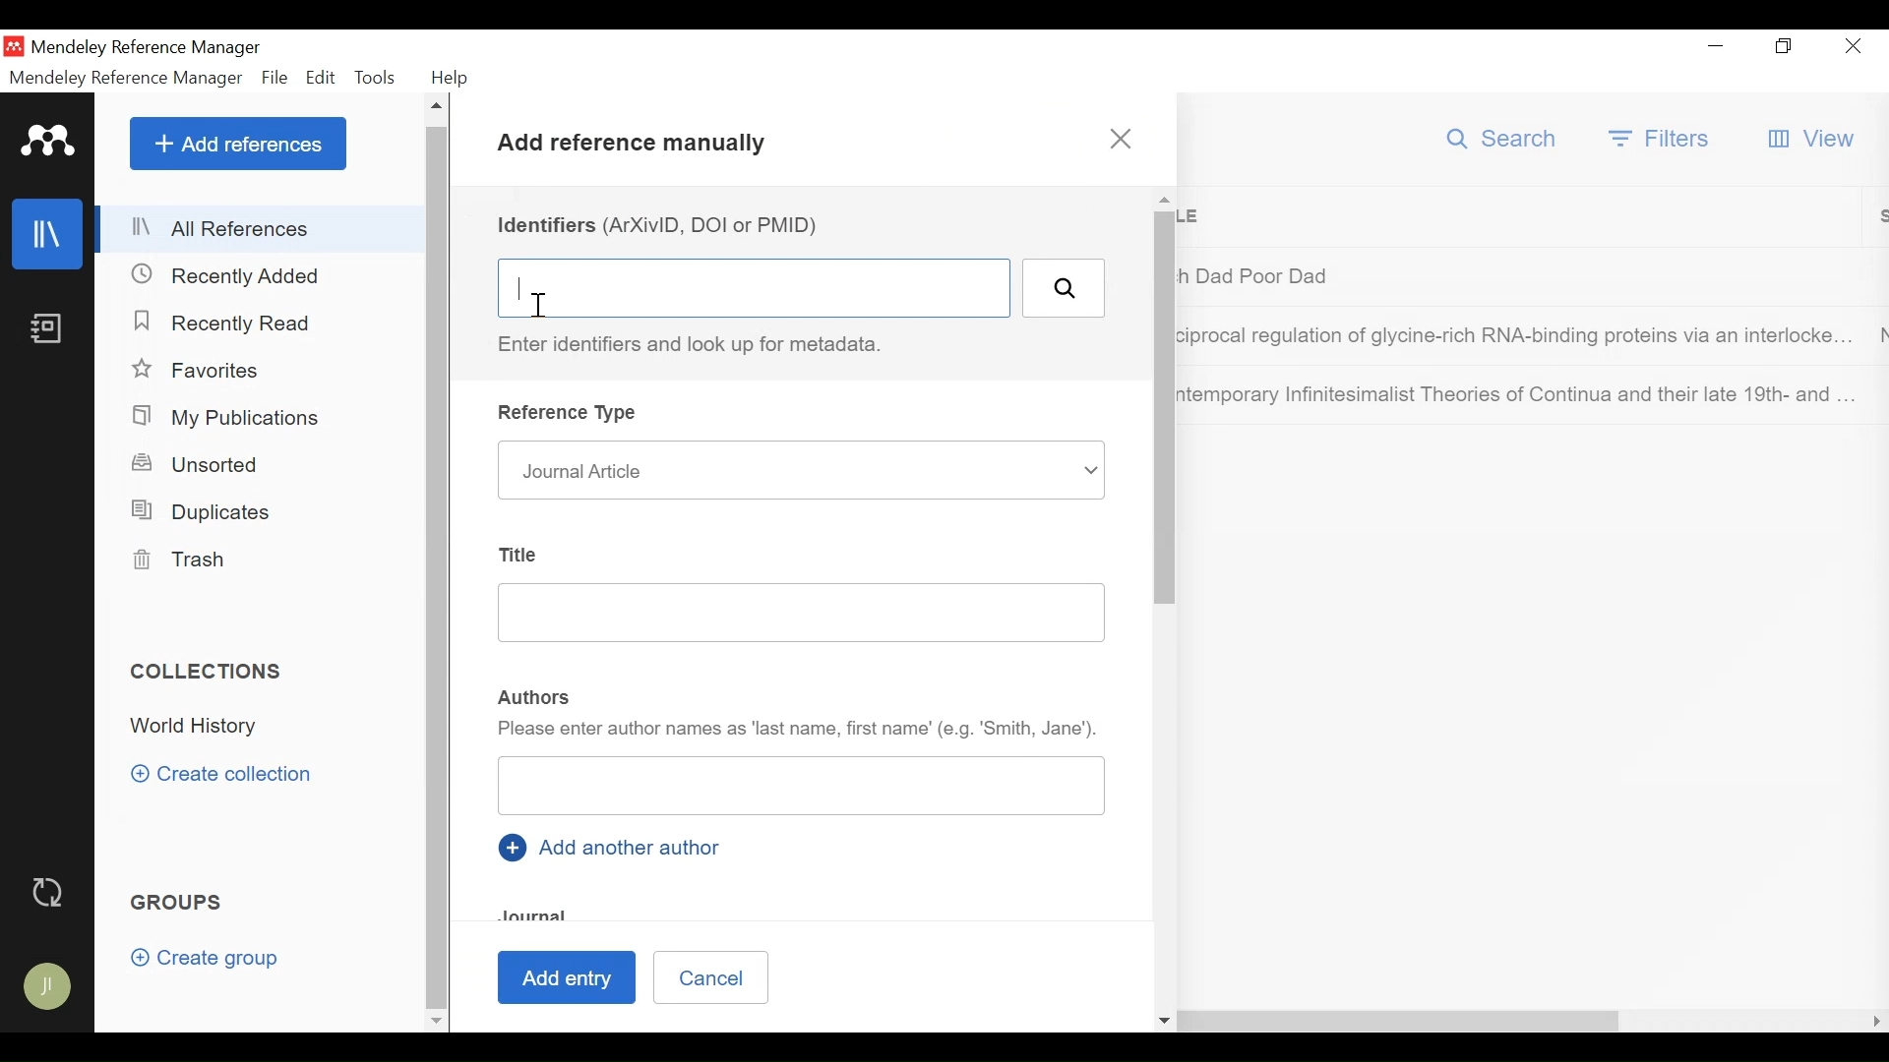 Image resolution: width=1889 pixels, height=1062 pixels. I want to click on Groups, so click(181, 903).